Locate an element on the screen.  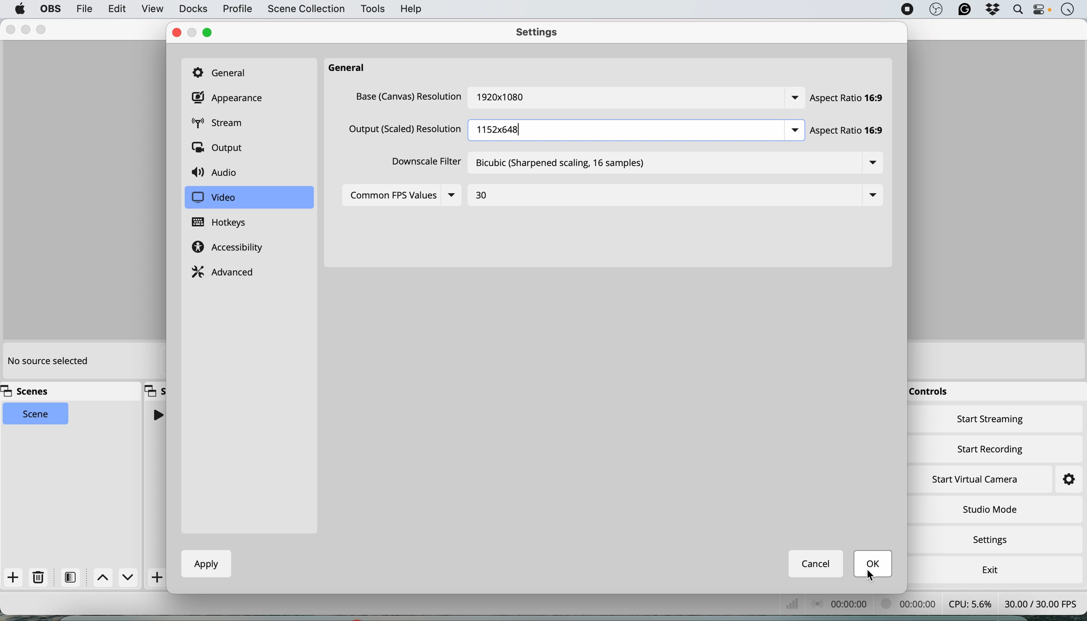
controls is located at coordinates (932, 392).